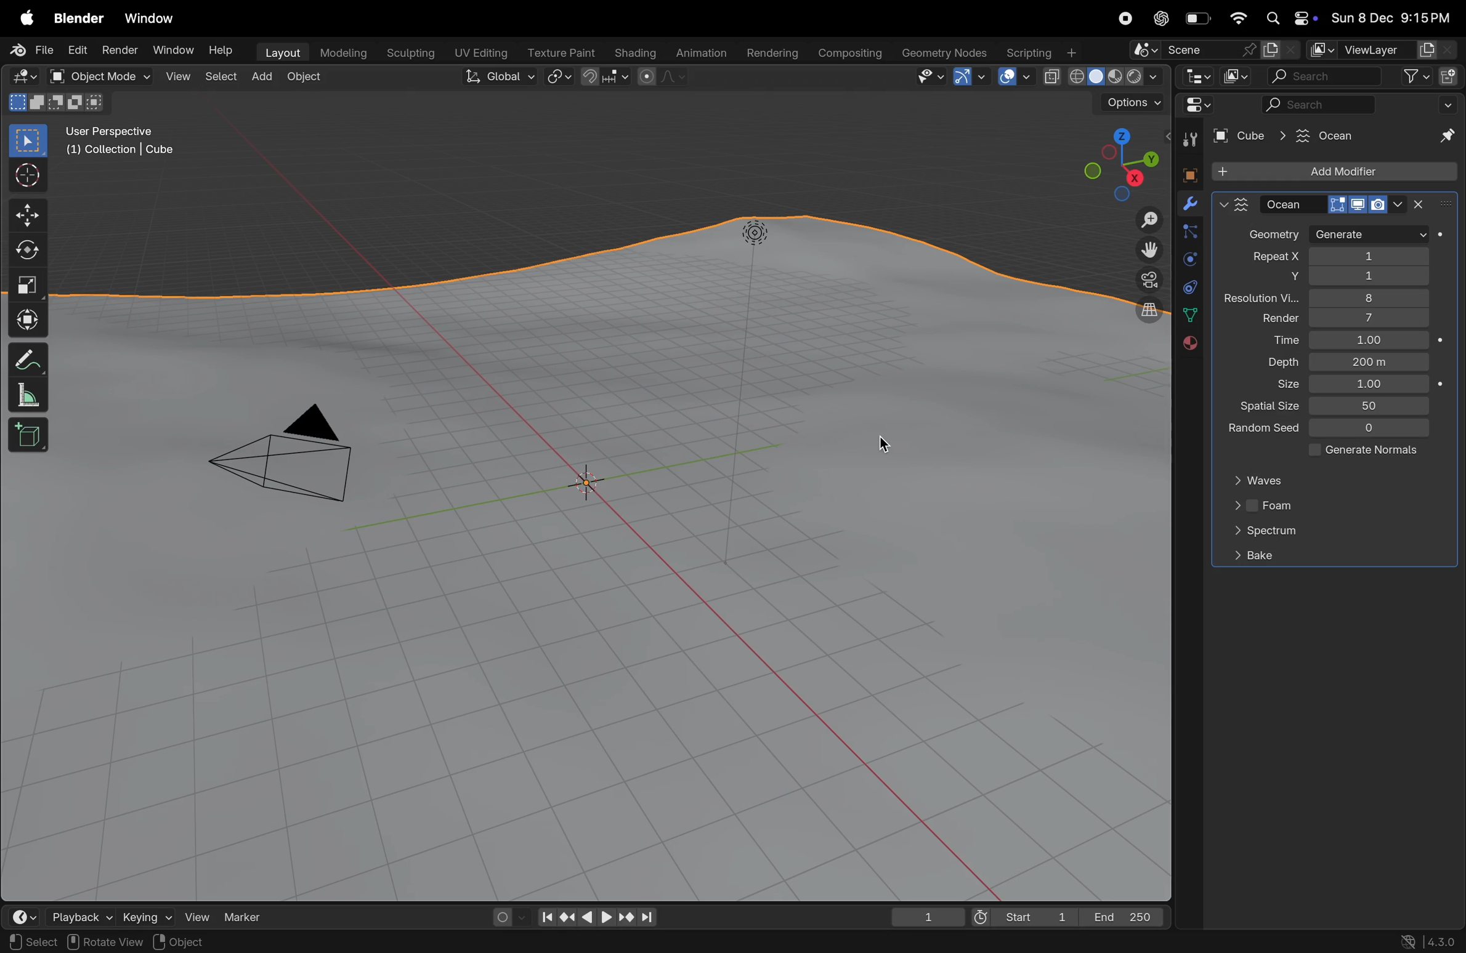 Image resolution: width=1466 pixels, height=953 pixels. Describe the element at coordinates (223, 76) in the screenshot. I see `select` at that location.